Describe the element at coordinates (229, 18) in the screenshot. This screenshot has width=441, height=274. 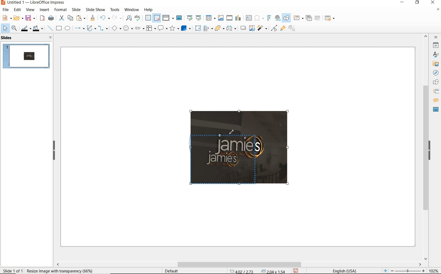
I see `insert video` at that location.